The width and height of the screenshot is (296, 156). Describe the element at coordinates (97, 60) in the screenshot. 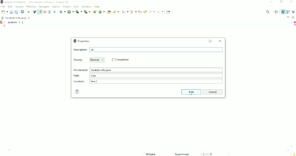

I see `Normal` at that location.